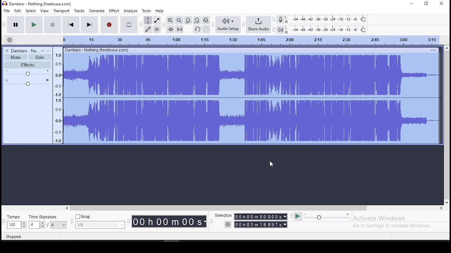  I want to click on track options, so click(432, 50).